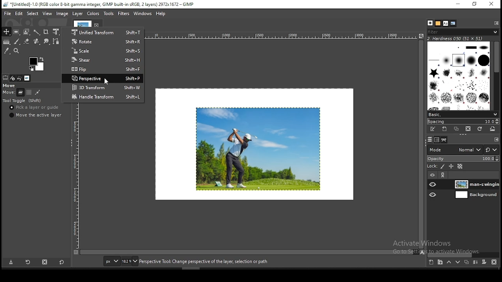  What do you see at coordinates (463, 32) in the screenshot?
I see `brushes filter` at bounding box center [463, 32].